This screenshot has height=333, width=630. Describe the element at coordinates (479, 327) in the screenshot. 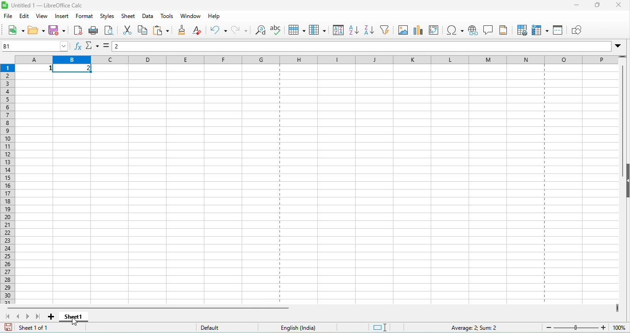

I see `average 2, sum 2` at that location.